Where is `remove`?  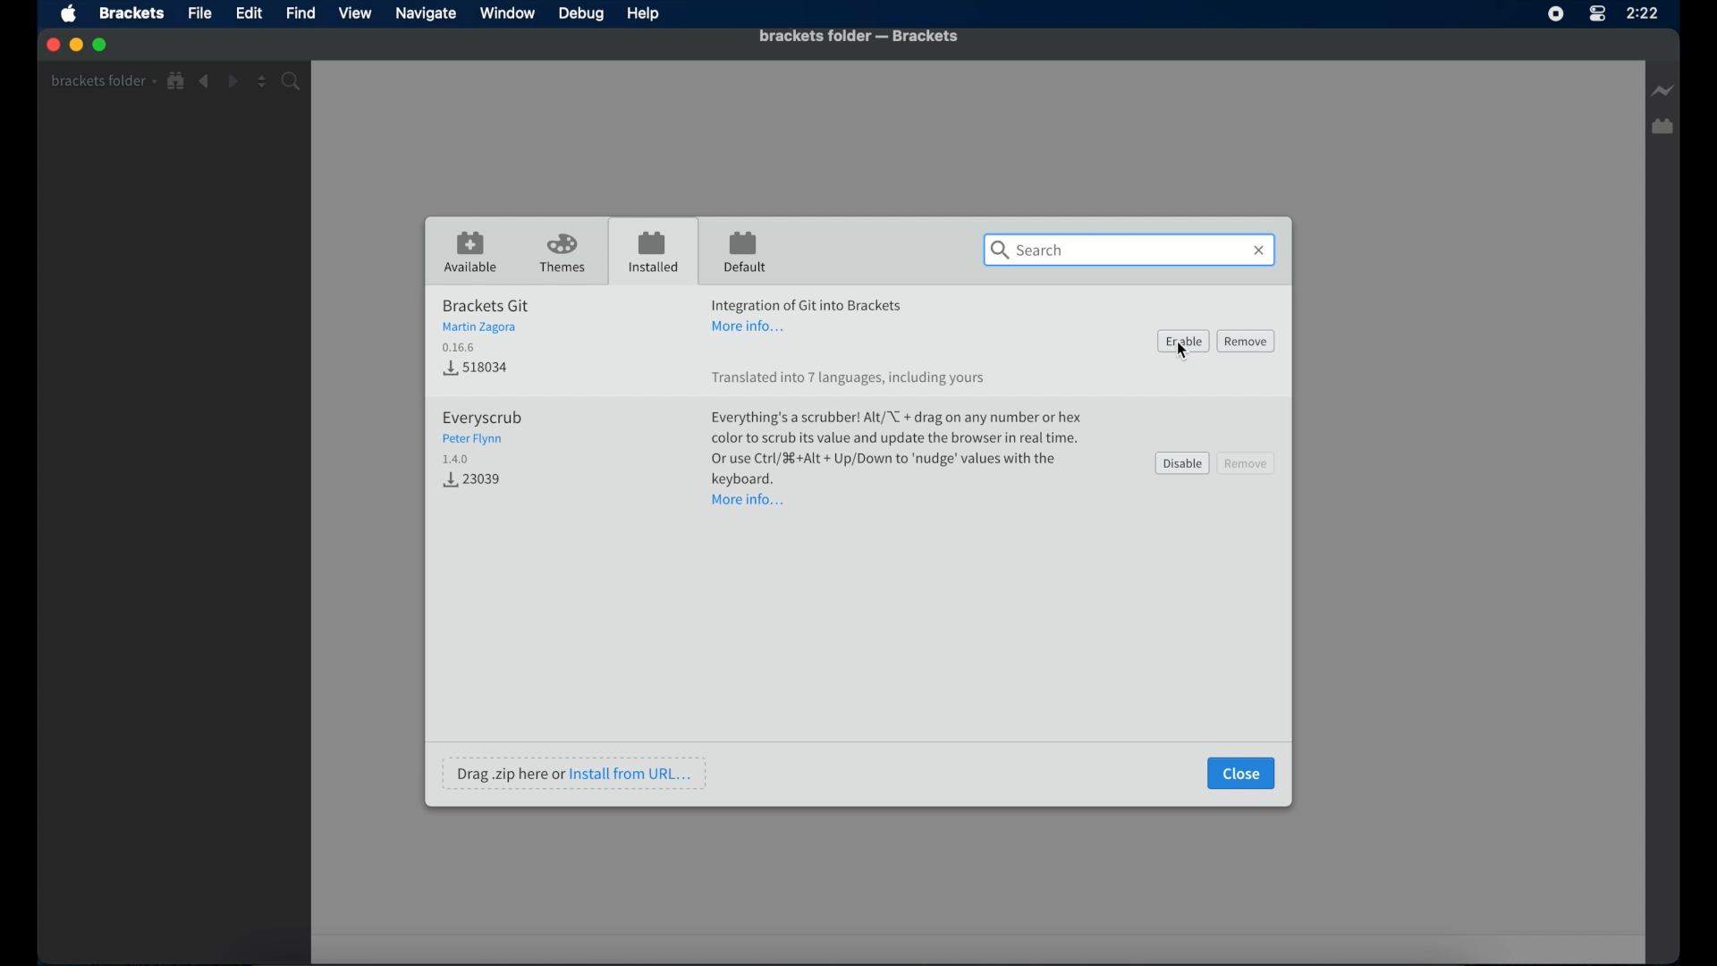 remove is located at coordinates (1247, 341).